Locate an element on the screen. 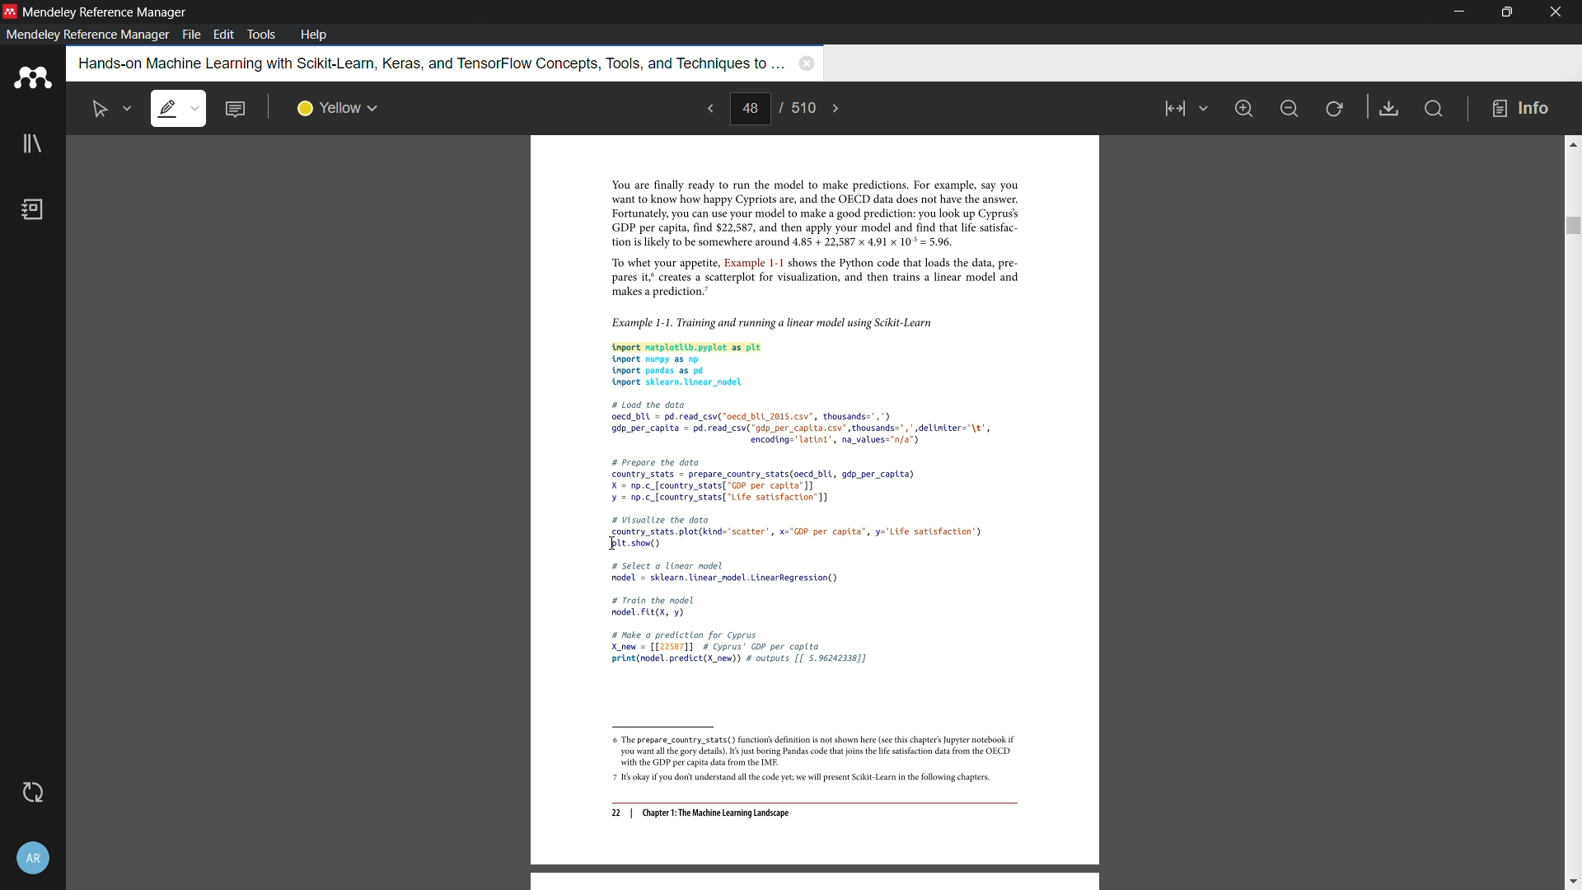 Image resolution: width=1582 pixels, height=890 pixels. sync is located at coordinates (31, 795).